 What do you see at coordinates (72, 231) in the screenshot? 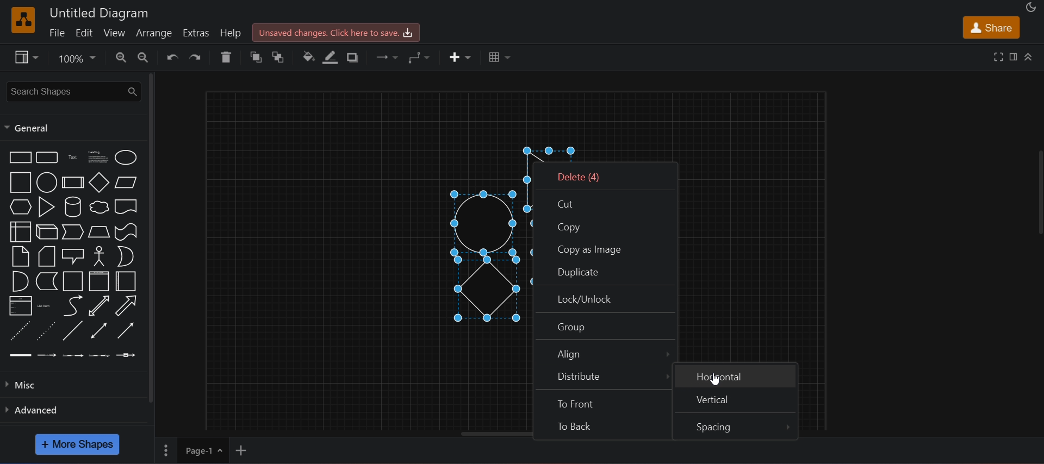
I see `step` at bounding box center [72, 231].